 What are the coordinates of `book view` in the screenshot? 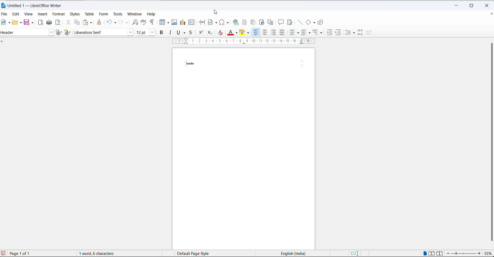 It's located at (440, 254).